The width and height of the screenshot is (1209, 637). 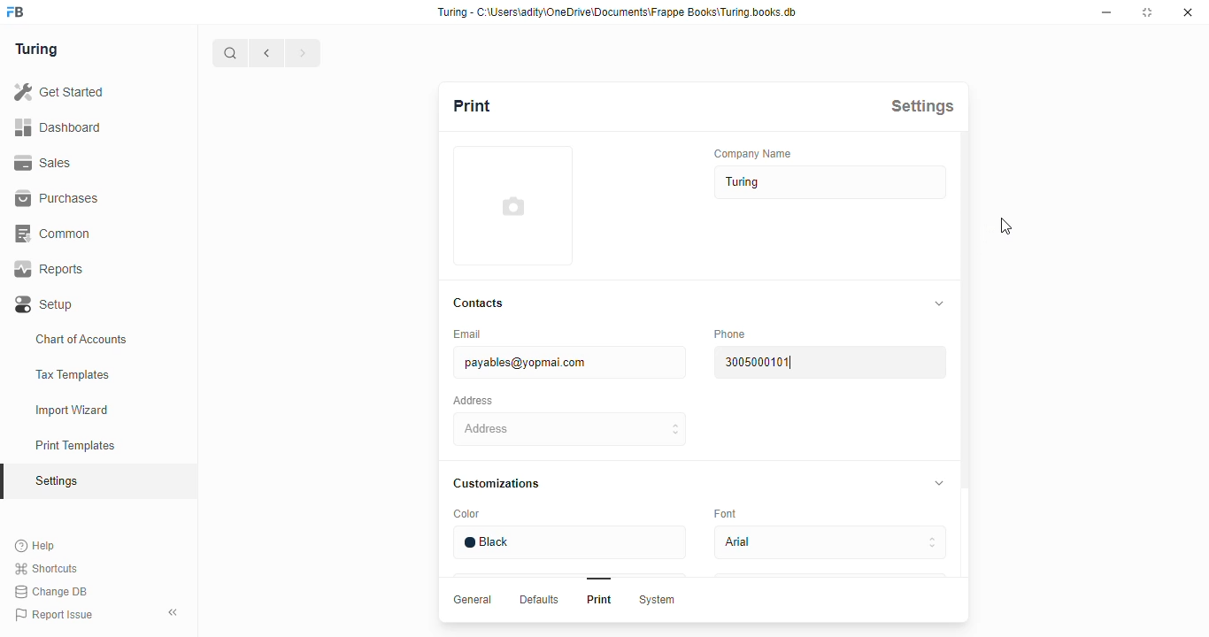 I want to click on Phone, so click(x=734, y=334).